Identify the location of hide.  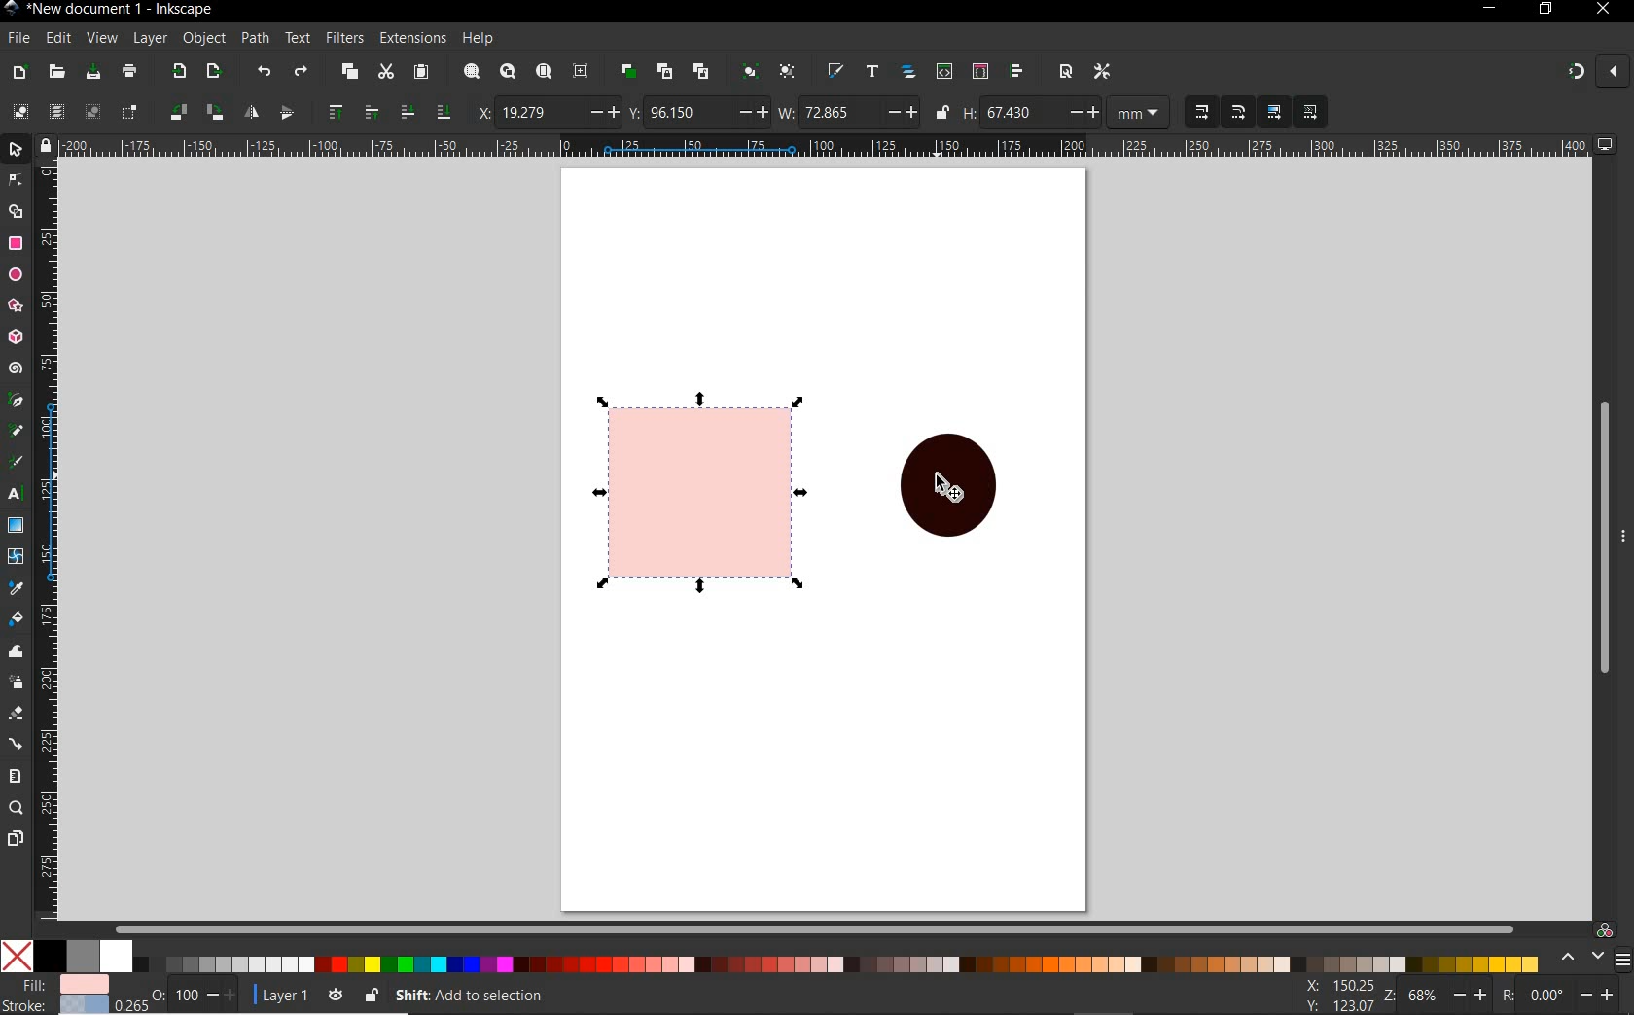
(1624, 535).